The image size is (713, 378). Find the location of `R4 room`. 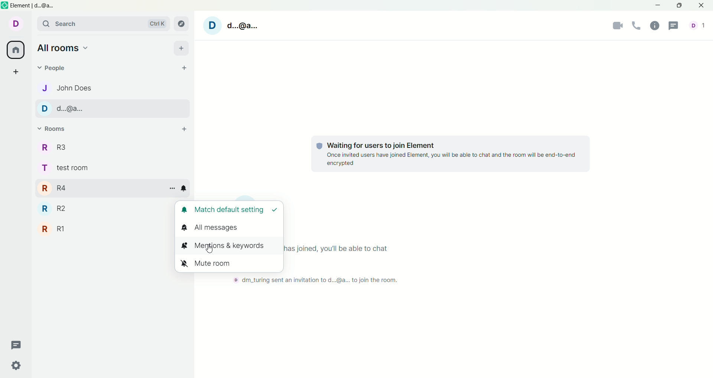

R4 room is located at coordinates (101, 188).